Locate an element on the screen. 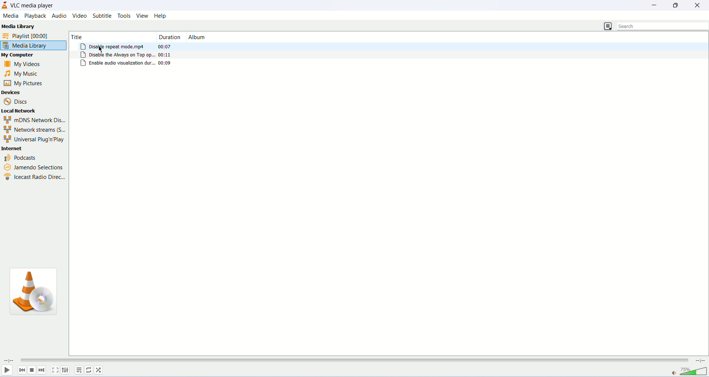  video is located at coordinates (81, 16).